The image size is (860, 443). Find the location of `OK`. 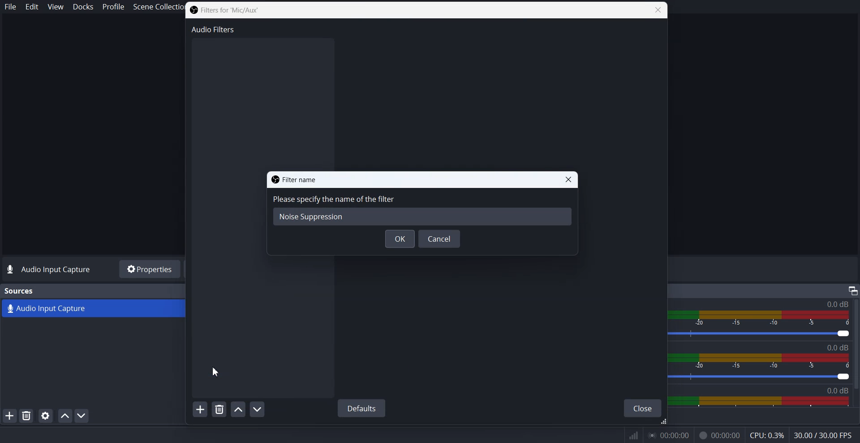

OK is located at coordinates (400, 238).